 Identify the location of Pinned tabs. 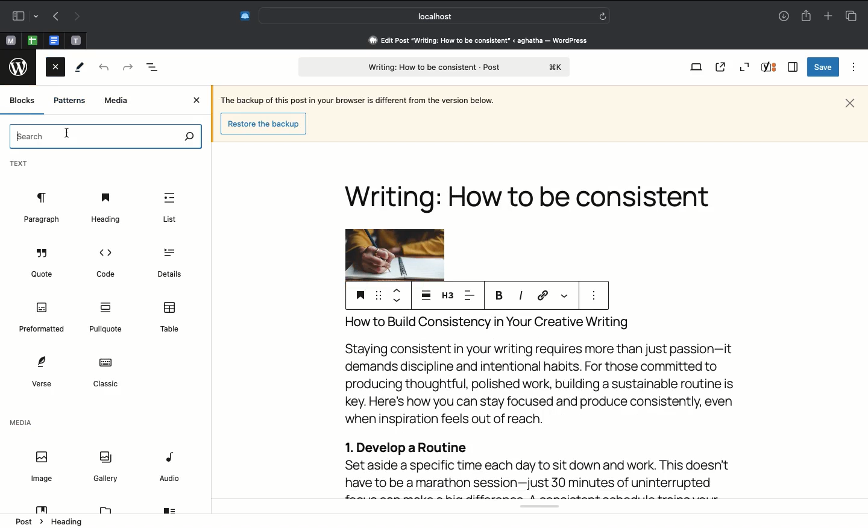
(75, 40).